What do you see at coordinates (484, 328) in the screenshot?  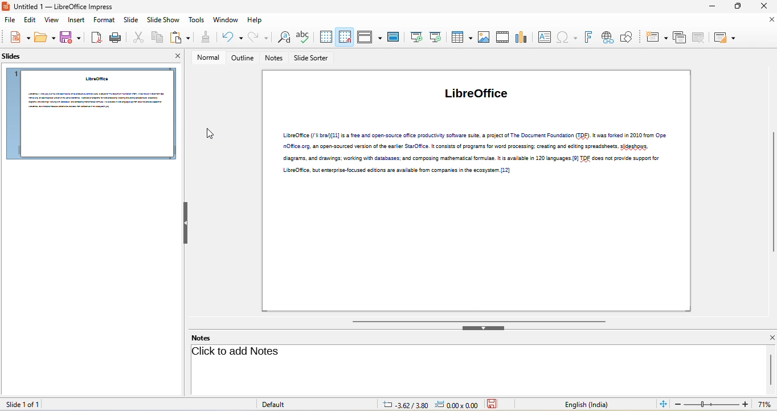 I see `hide bottom sidebar` at bounding box center [484, 328].